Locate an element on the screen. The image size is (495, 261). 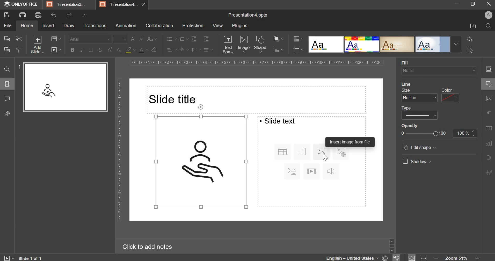
type is located at coordinates (407, 108).